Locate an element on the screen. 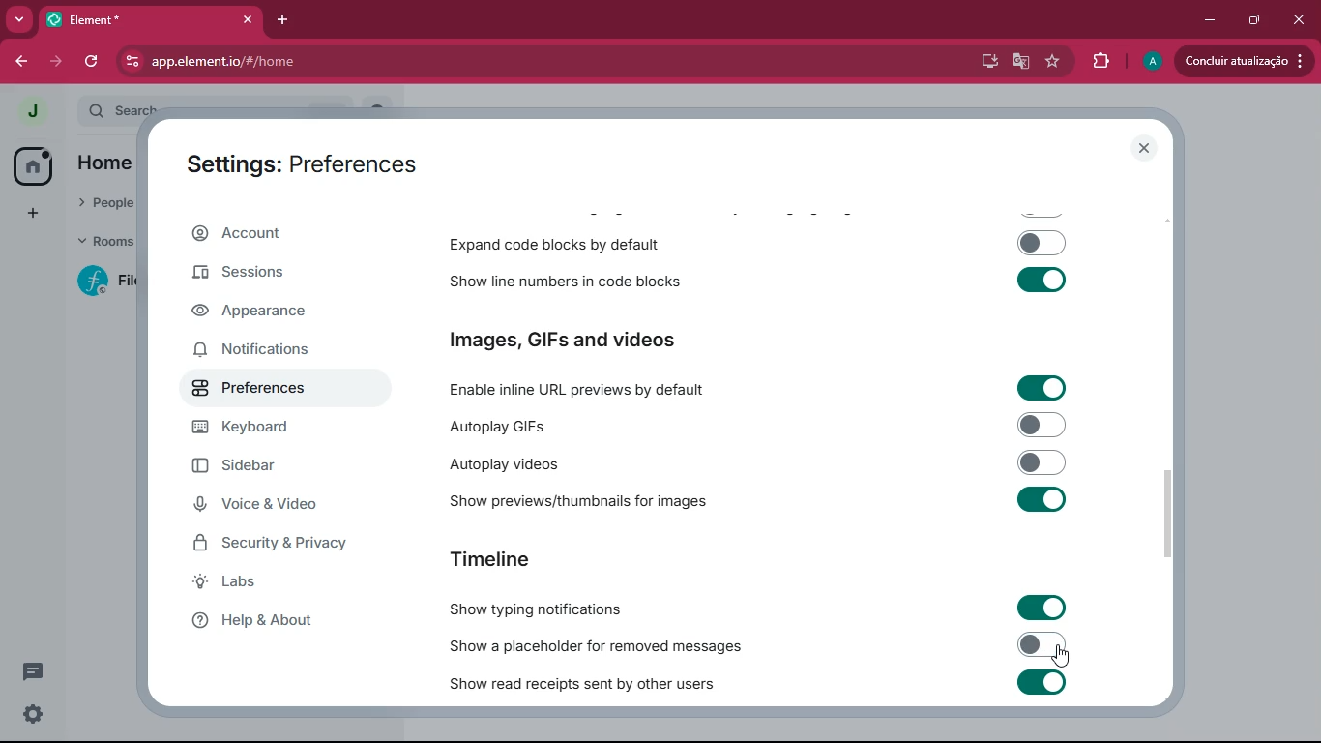 Image resolution: width=1321 pixels, height=743 pixels. home is located at coordinates (37, 164).